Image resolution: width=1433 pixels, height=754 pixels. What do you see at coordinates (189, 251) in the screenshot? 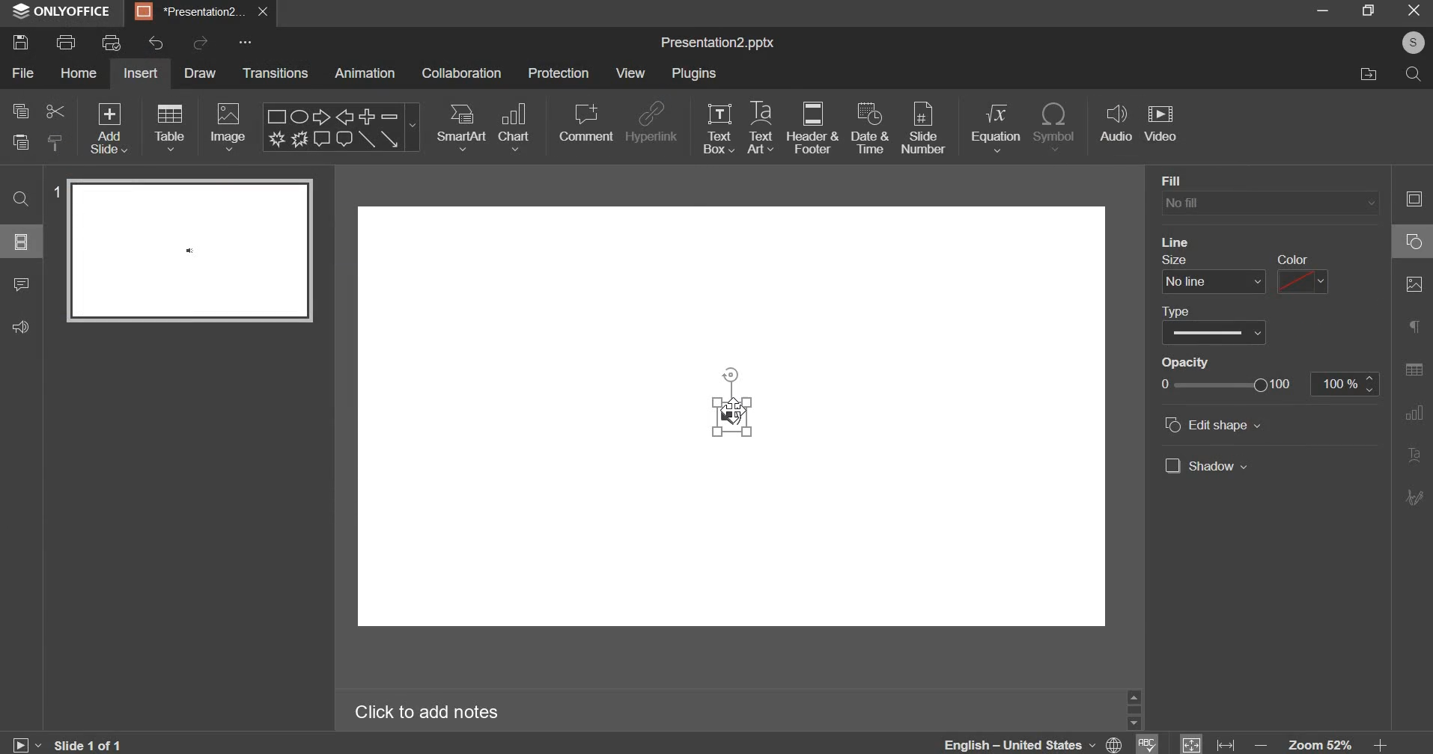
I see `slide 1 preview` at bounding box center [189, 251].